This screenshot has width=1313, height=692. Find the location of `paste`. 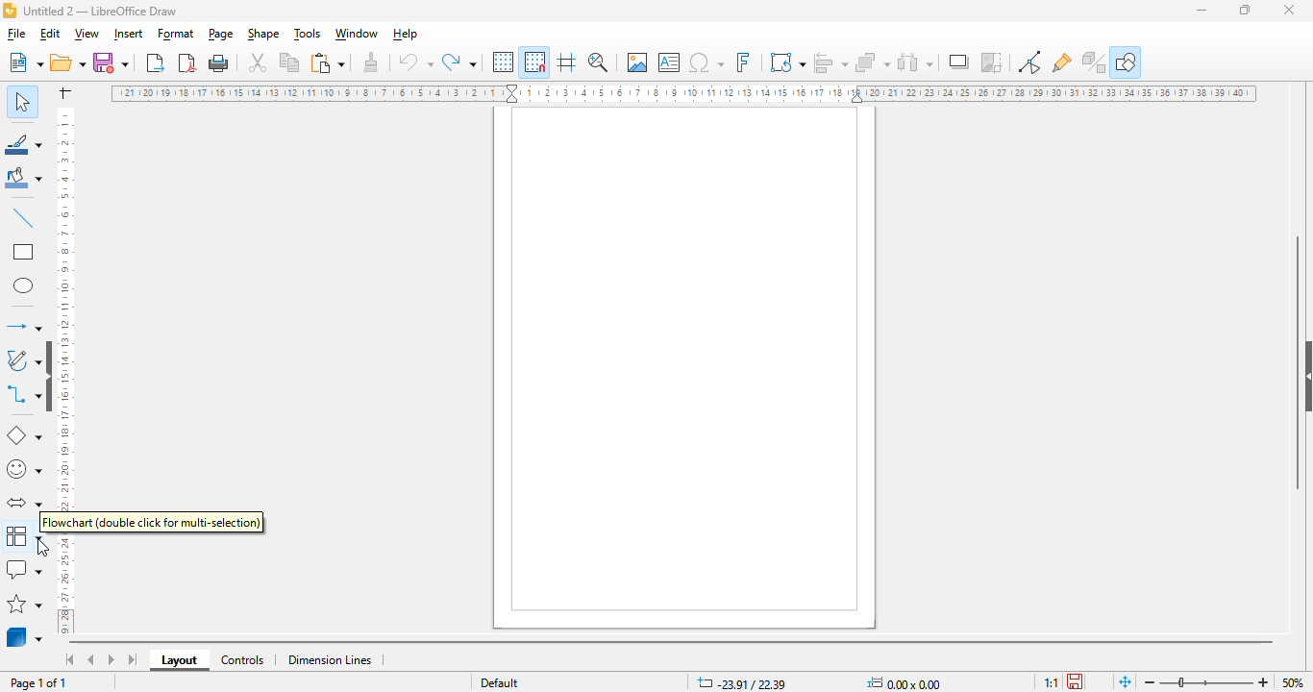

paste is located at coordinates (328, 62).